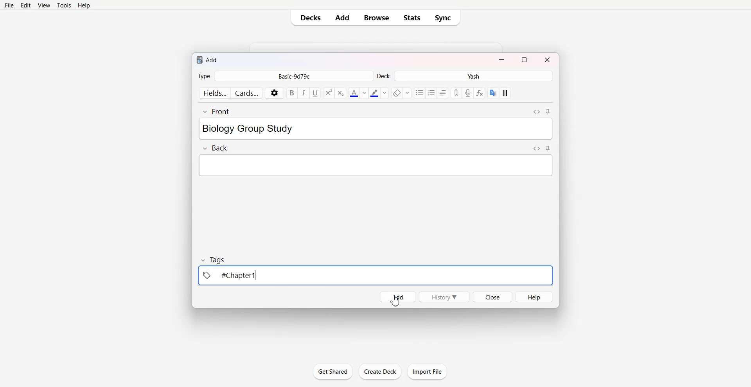 The height and width of the screenshot is (387, 751). I want to click on Tools, so click(64, 6).